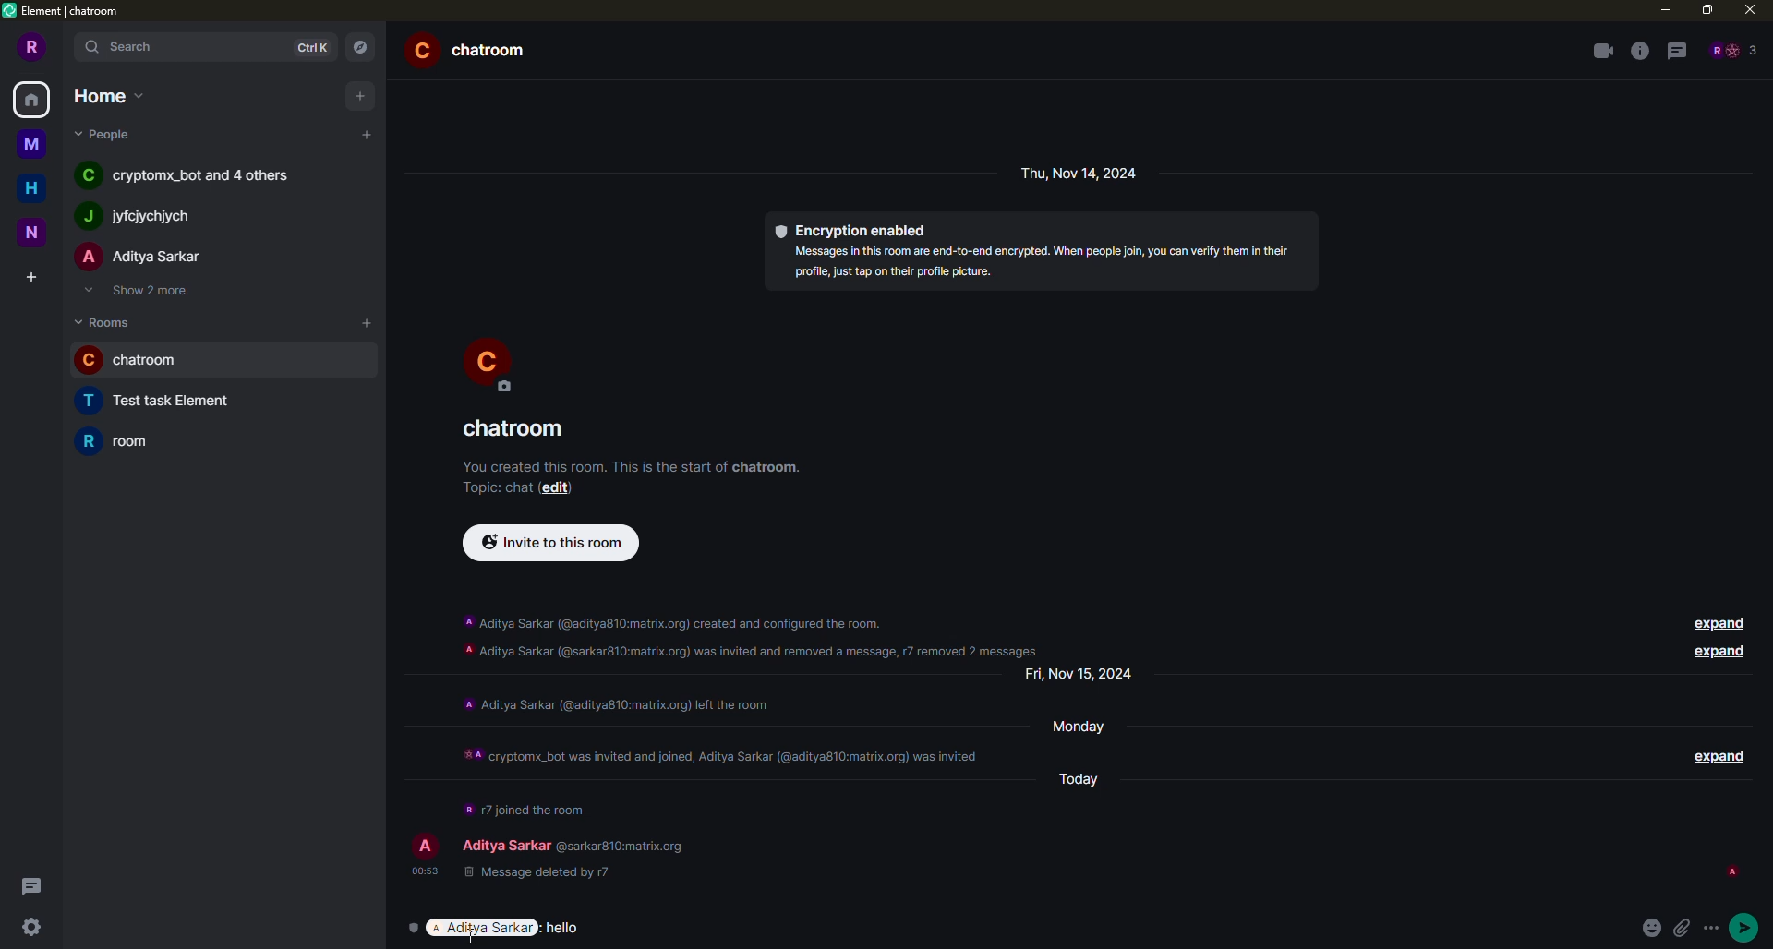 The image size is (1773, 949). Describe the element at coordinates (357, 95) in the screenshot. I see `add` at that location.